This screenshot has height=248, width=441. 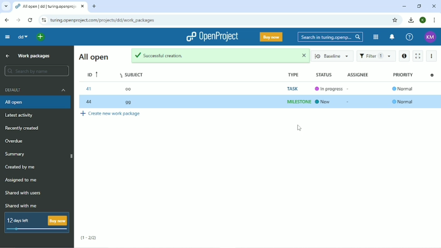 What do you see at coordinates (432, 55) in the screenshot?
I see `More actions` at bounding box center [432, 55].